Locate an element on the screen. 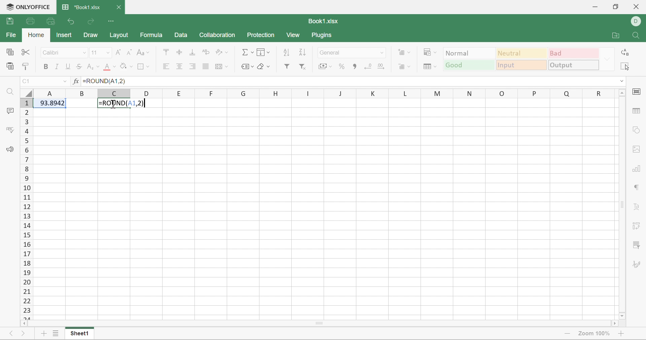  Previous is located at coordinates (12, 334).